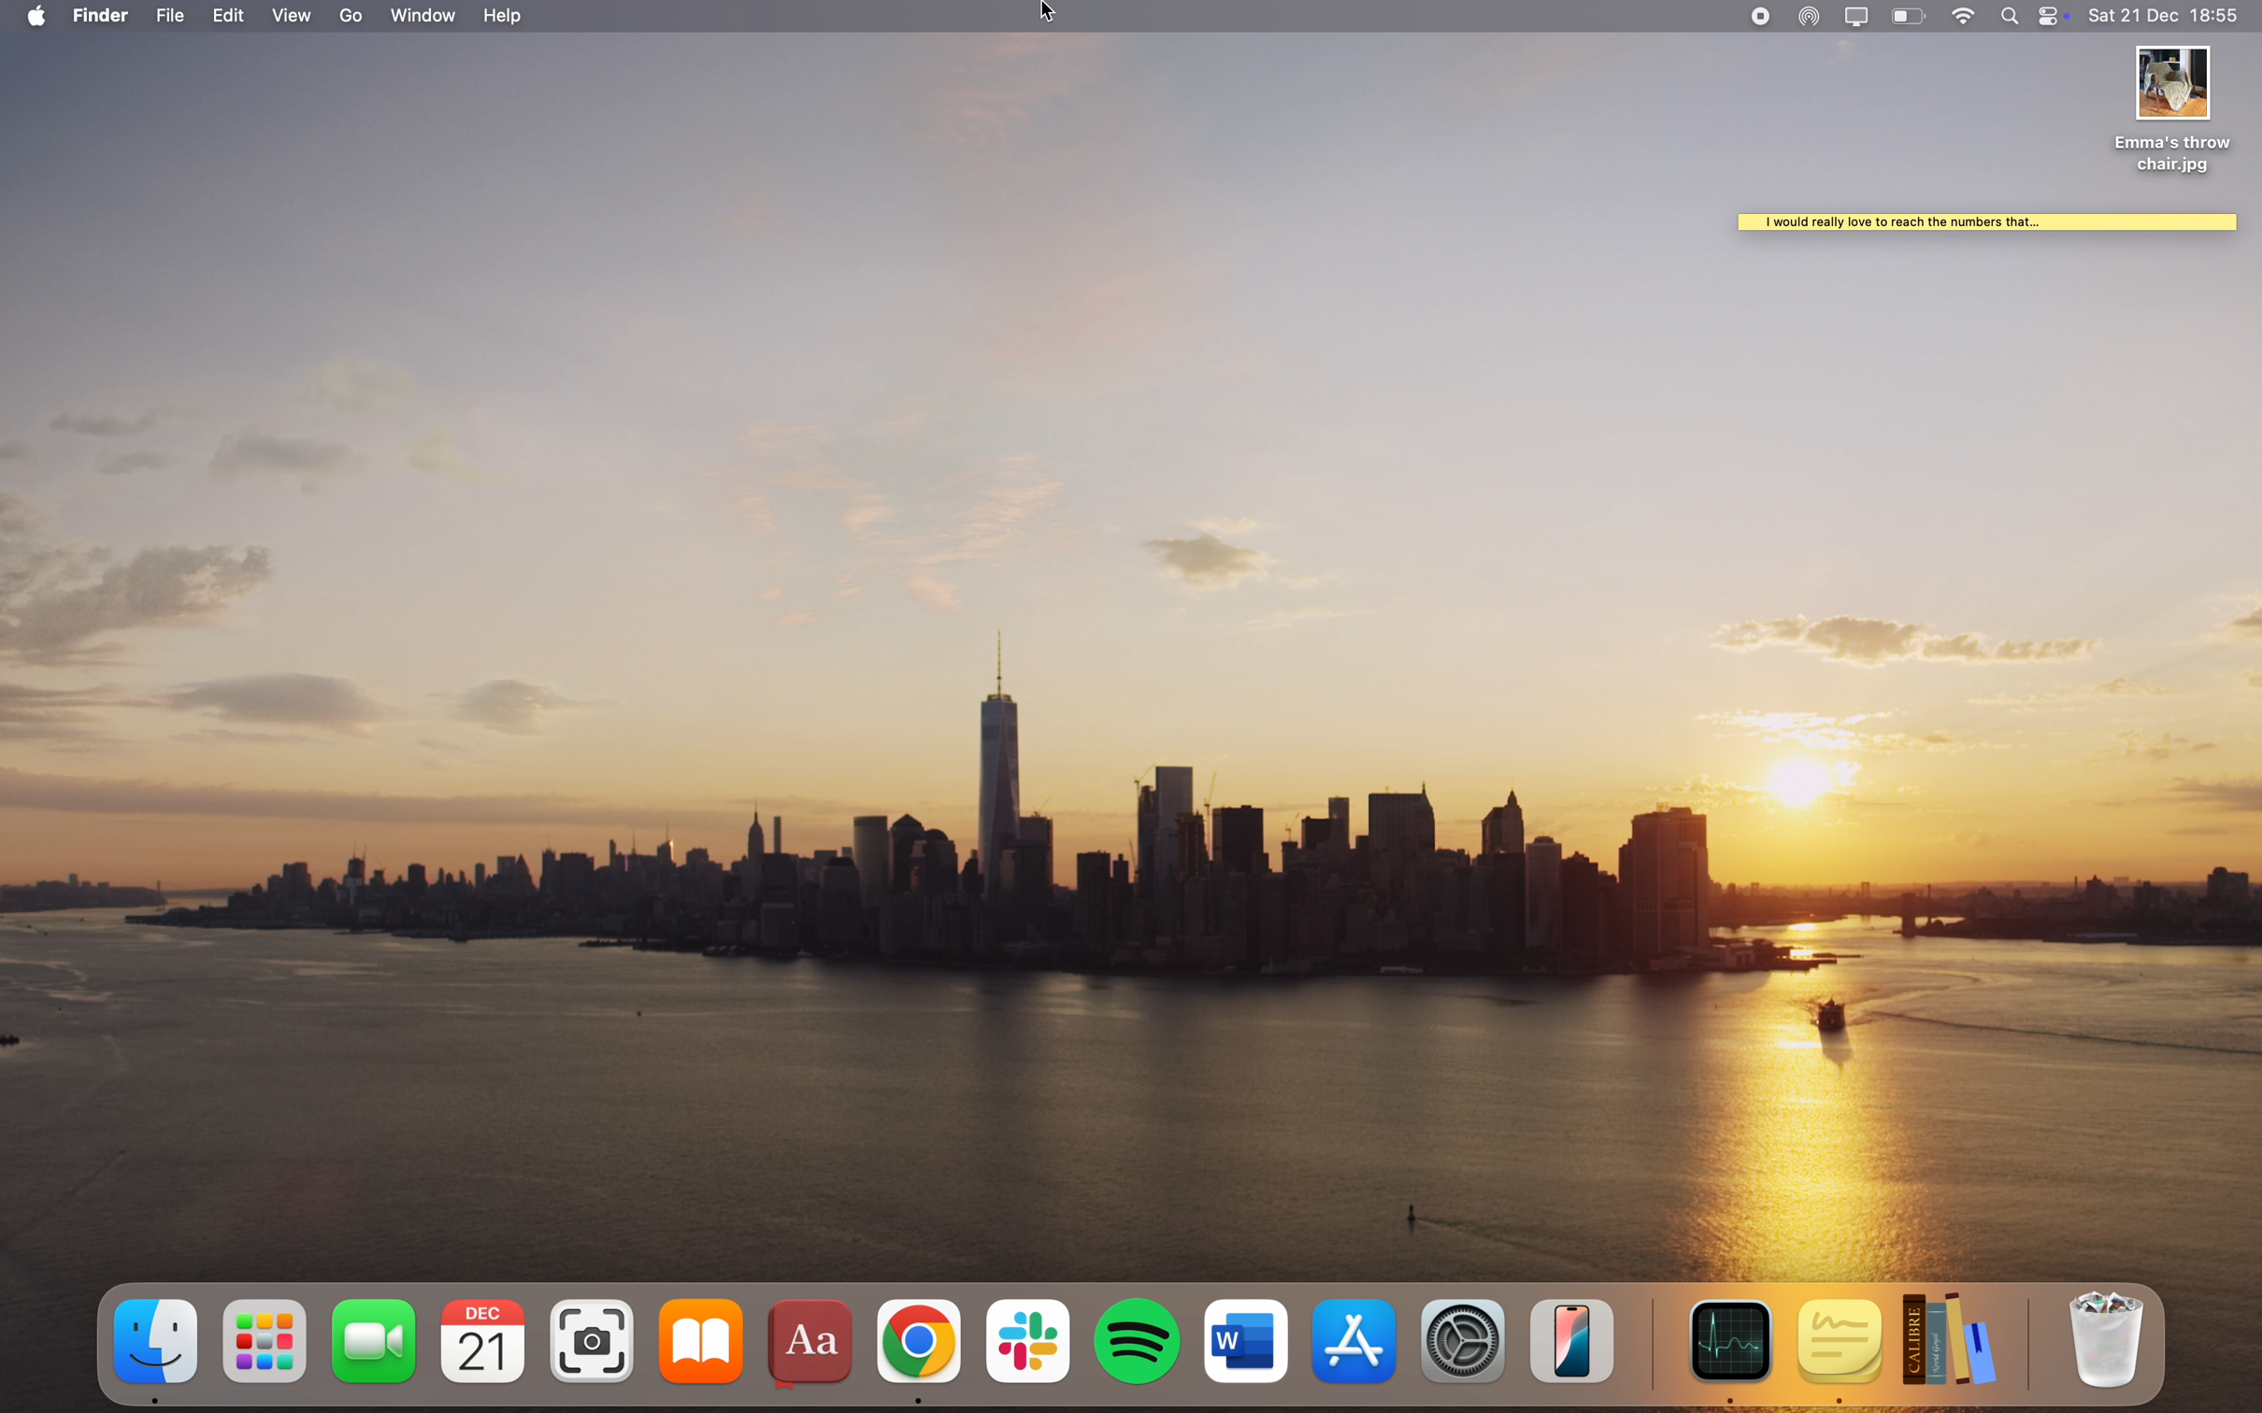  I want to click on go, so click(355, 18).